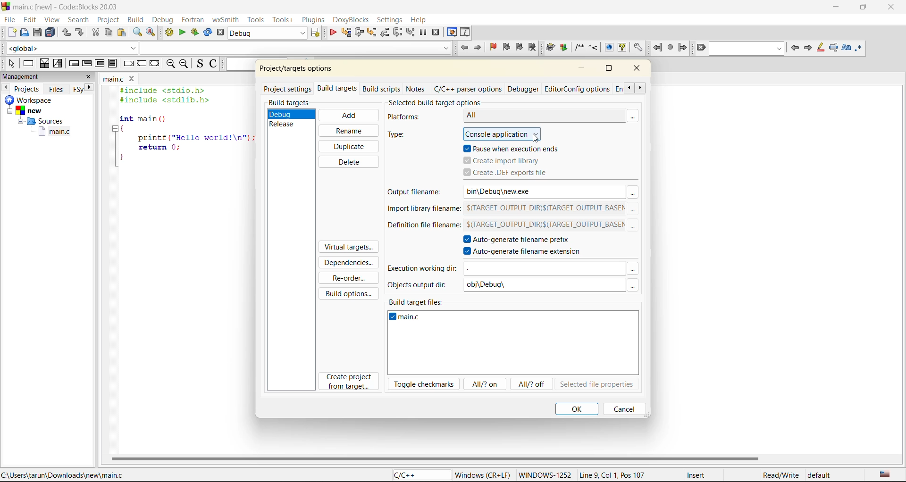 This screenshot has height=482, width=906. Describe the element at coordinates (609, 47) in the screenshot. I see `Run HTML Documentation` at that location.